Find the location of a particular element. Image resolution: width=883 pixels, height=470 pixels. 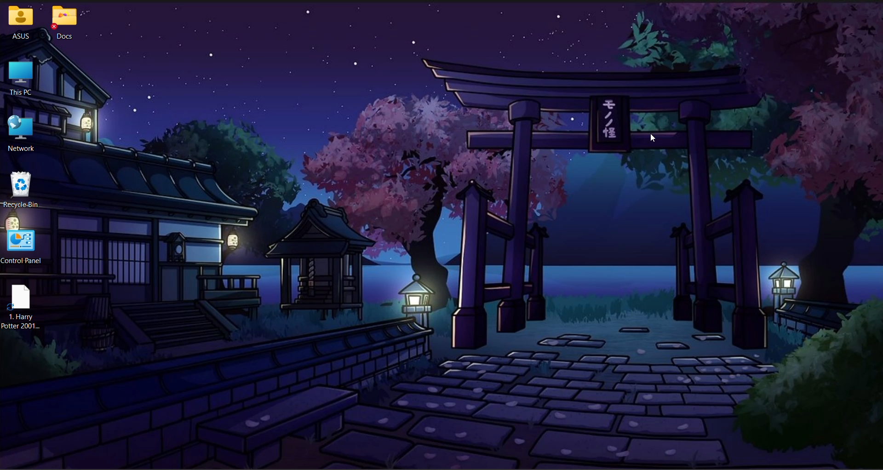

This PC is located at coordinates (21, 78).